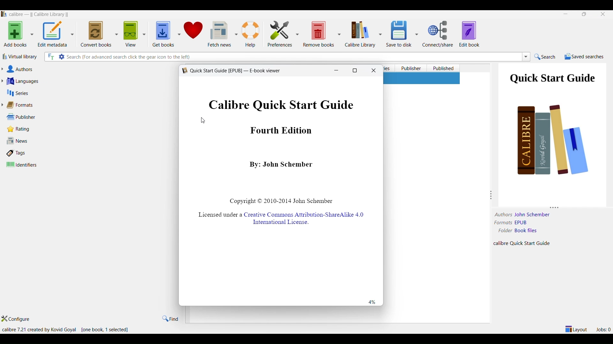 The height and width of the screenshot is (344, 613). Describe the element at coordinates (106, 330) in the screenshot. I see `[one book, 1 selected]` at that location.